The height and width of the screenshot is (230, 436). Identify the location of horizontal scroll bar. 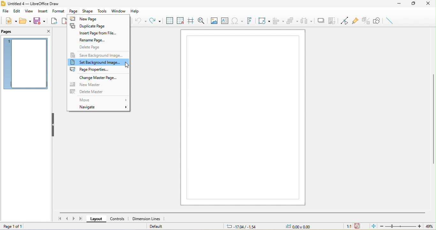
(240, 213).